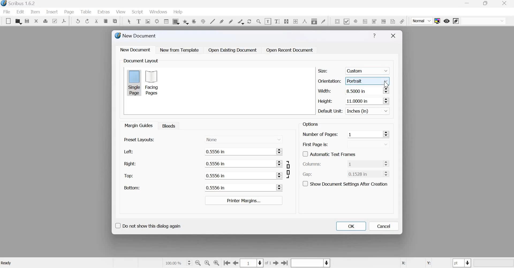 The width and height of the screenshot is (514, 268). Describe the element at coordinates (178, 12) in the screenshot. I see `help` at that location.